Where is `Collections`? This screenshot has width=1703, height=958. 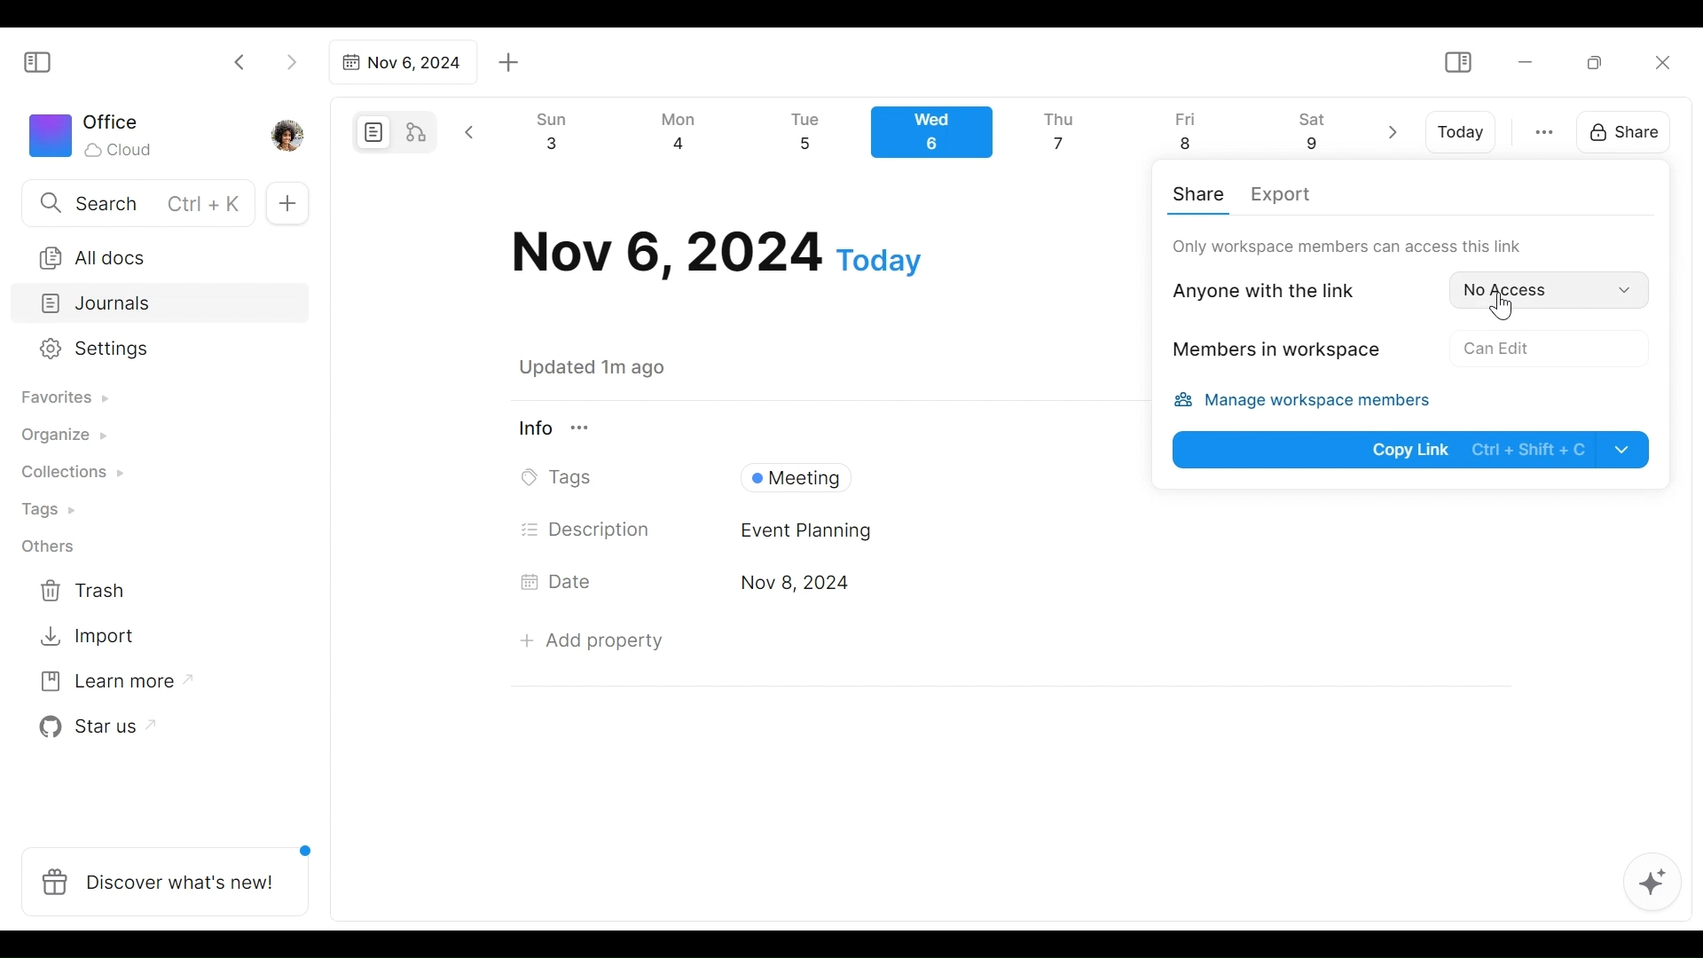
Collections is located at coordinates (70, 475).